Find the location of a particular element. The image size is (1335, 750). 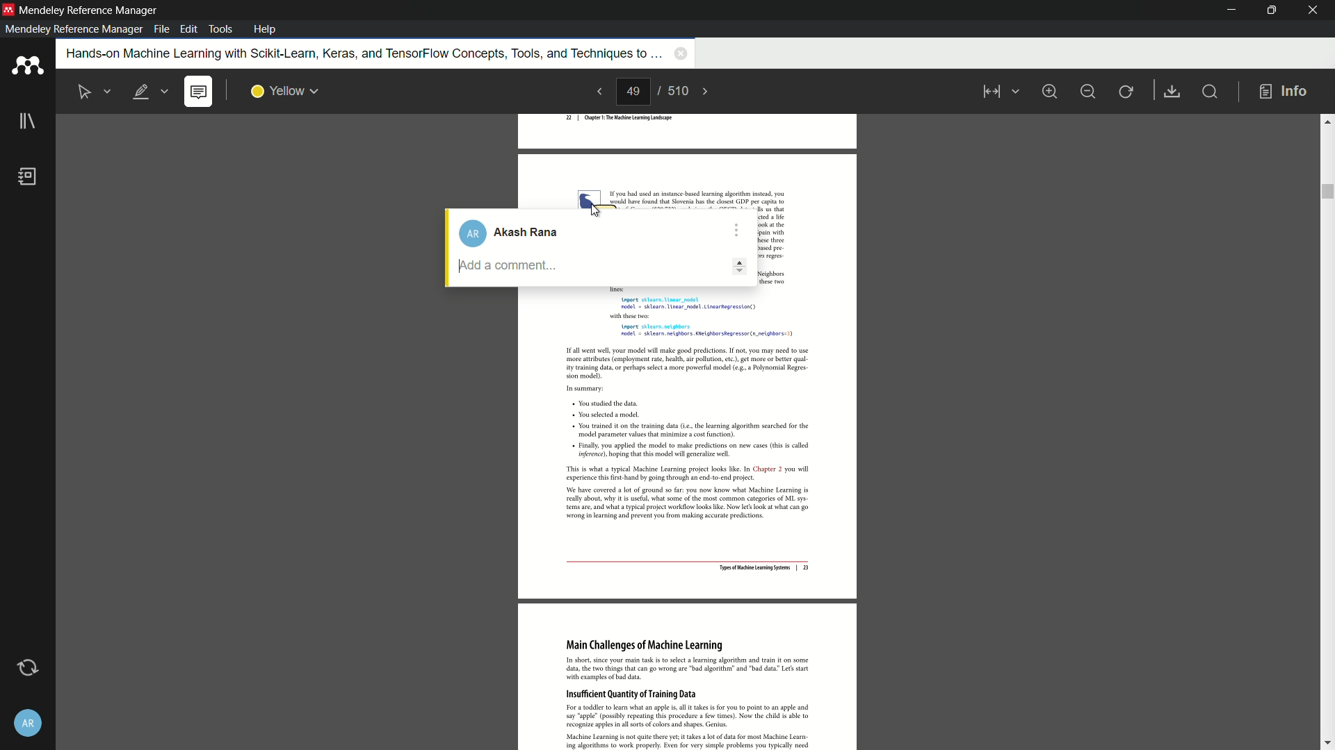

note selected is located at coordinates (200, 92).